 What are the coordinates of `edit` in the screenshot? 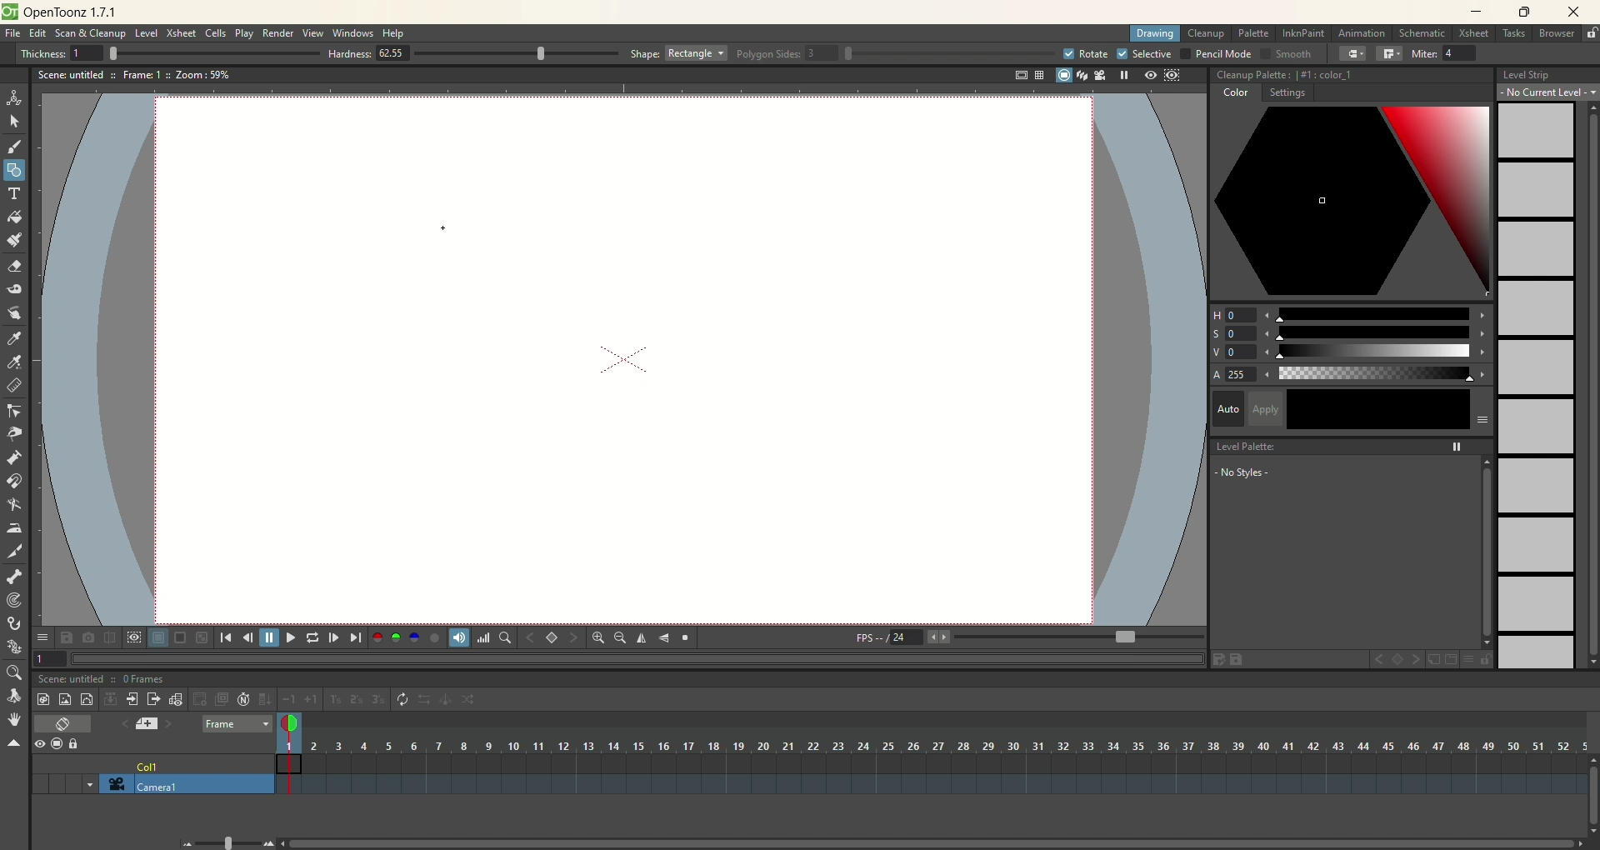 It's located at (37, 35).